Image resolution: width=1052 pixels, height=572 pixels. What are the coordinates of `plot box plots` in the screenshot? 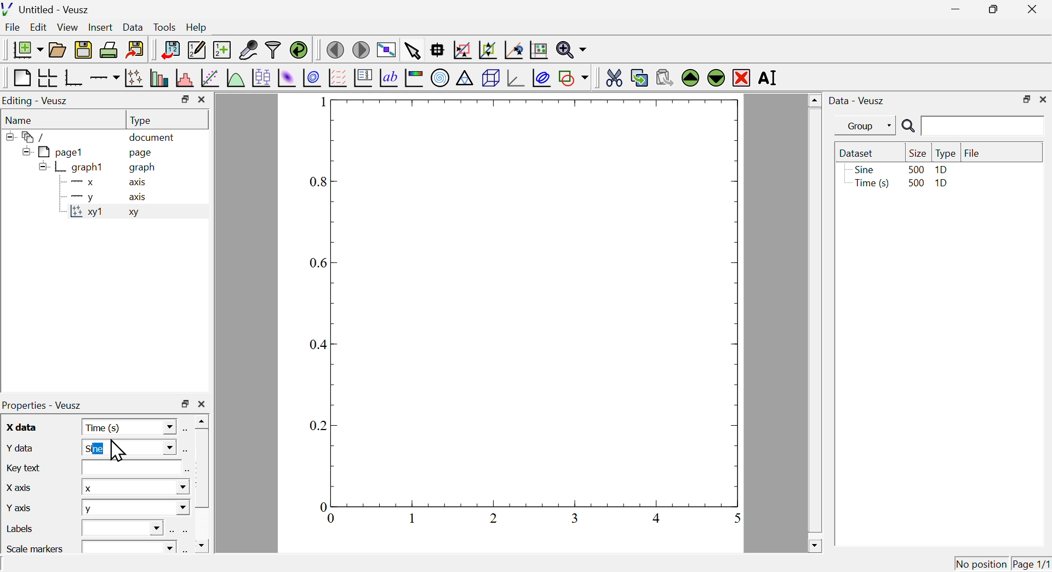 It's located at (260, 77).